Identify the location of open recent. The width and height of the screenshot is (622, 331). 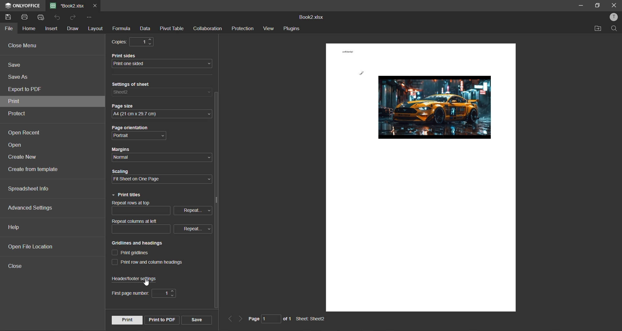
(24, 131).